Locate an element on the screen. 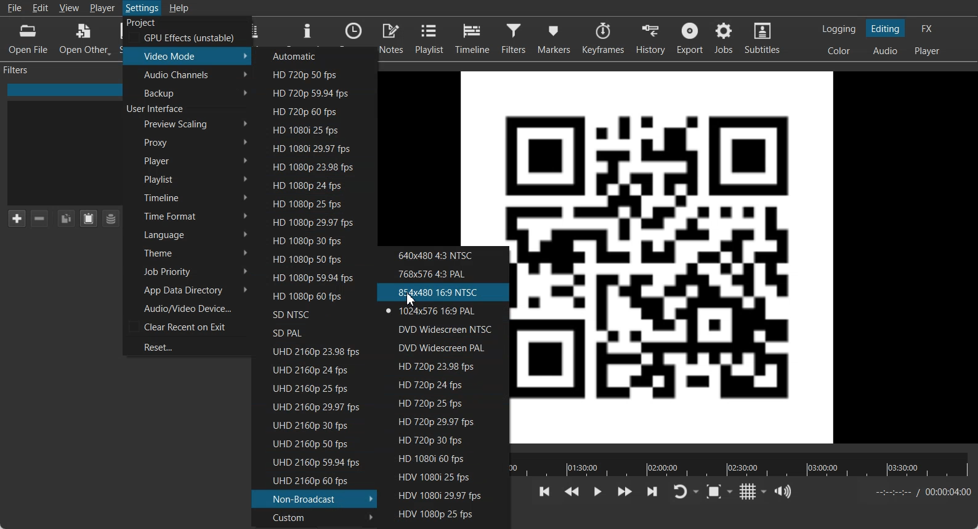 The image size is (978, 529). Audio/Video Device is located at coordinates (187, 308).